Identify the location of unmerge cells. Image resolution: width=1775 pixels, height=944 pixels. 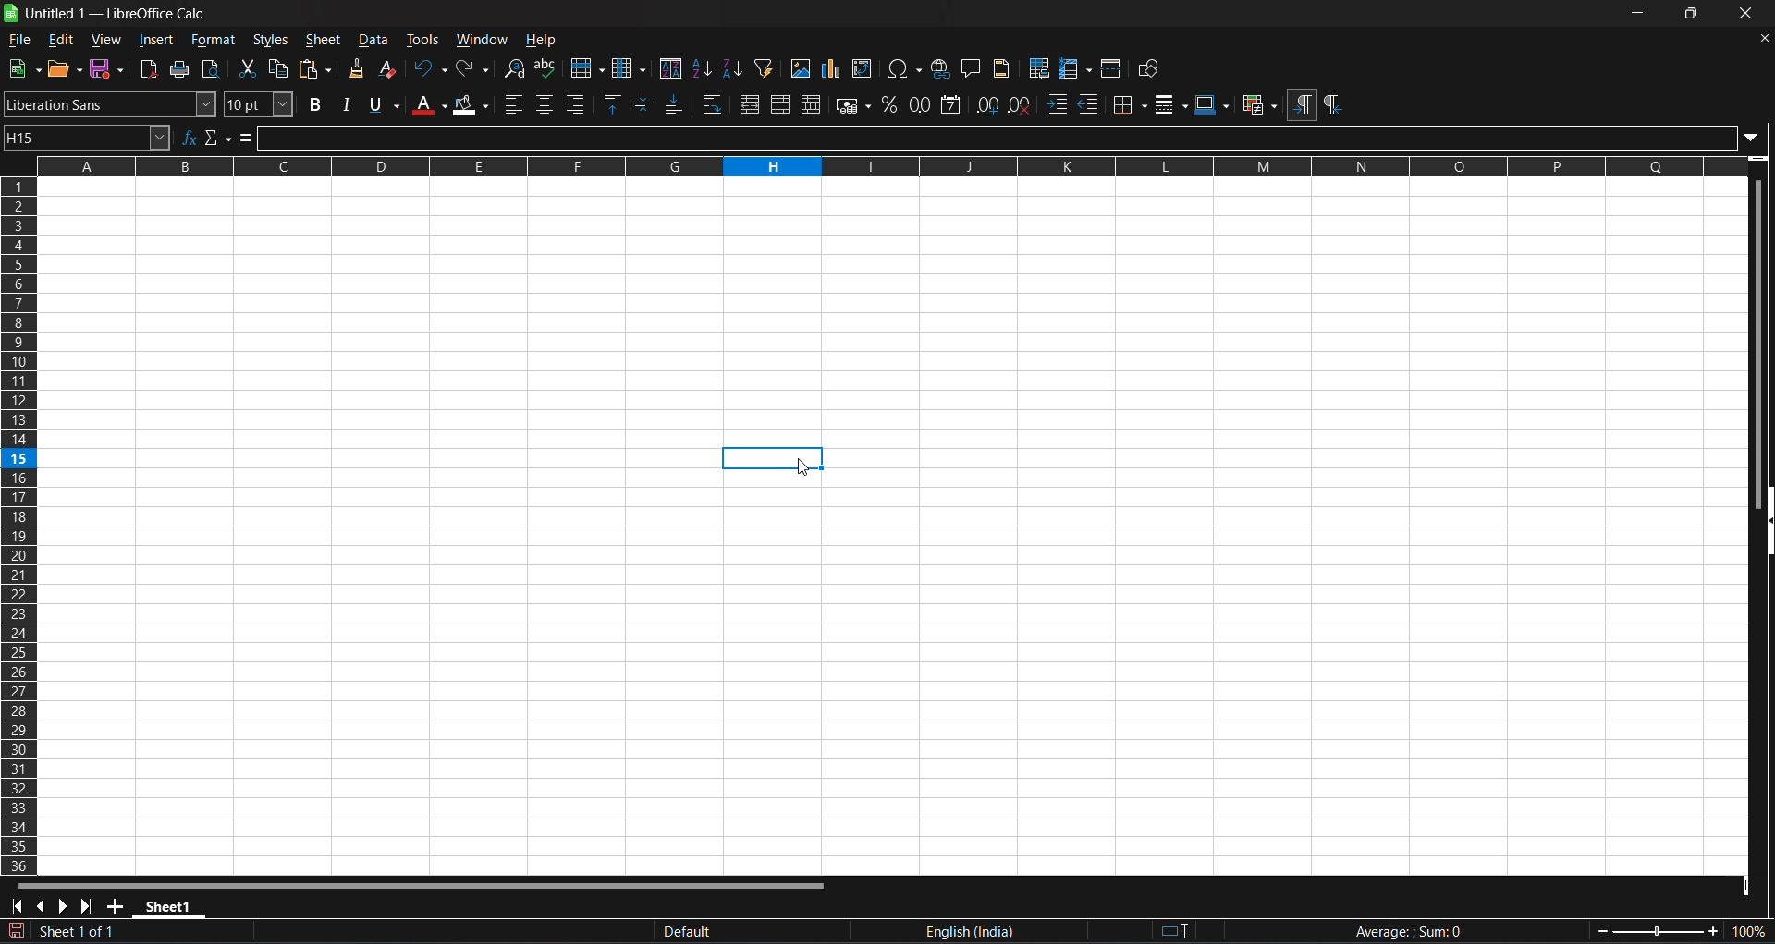
(811, 103).